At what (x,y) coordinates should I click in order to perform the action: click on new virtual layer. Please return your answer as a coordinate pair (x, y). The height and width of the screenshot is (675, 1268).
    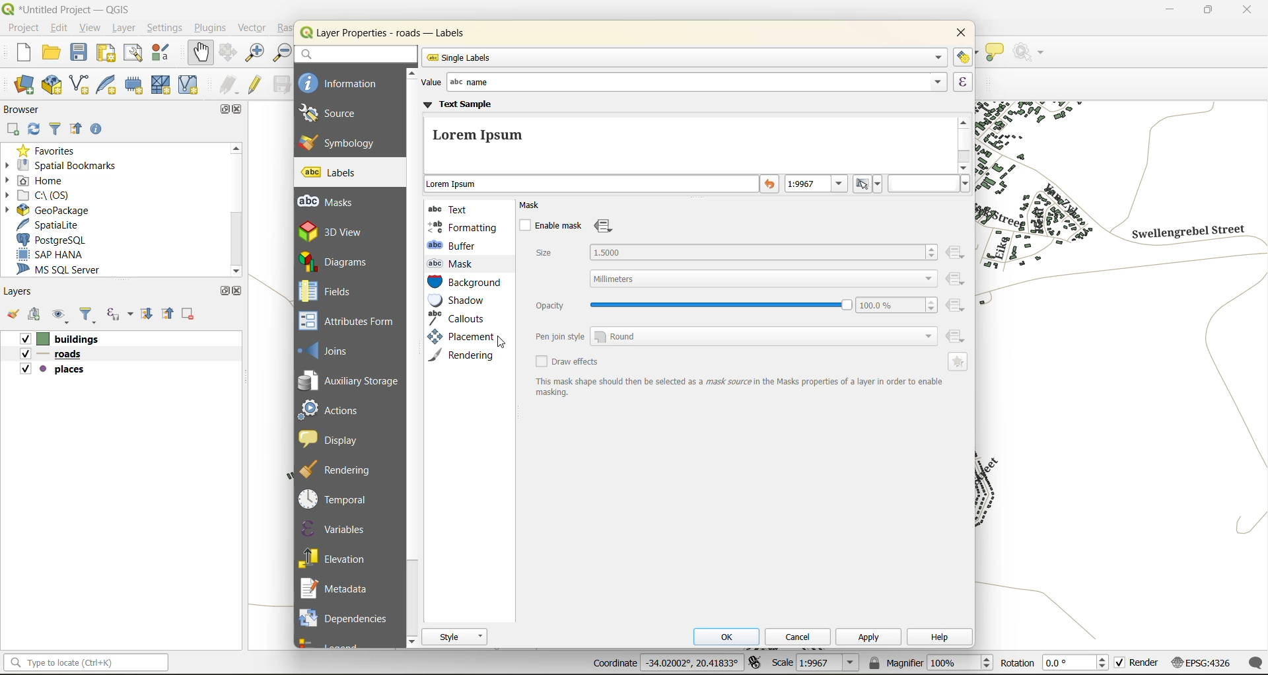
    Looking at the image, I should click on (191, 85).